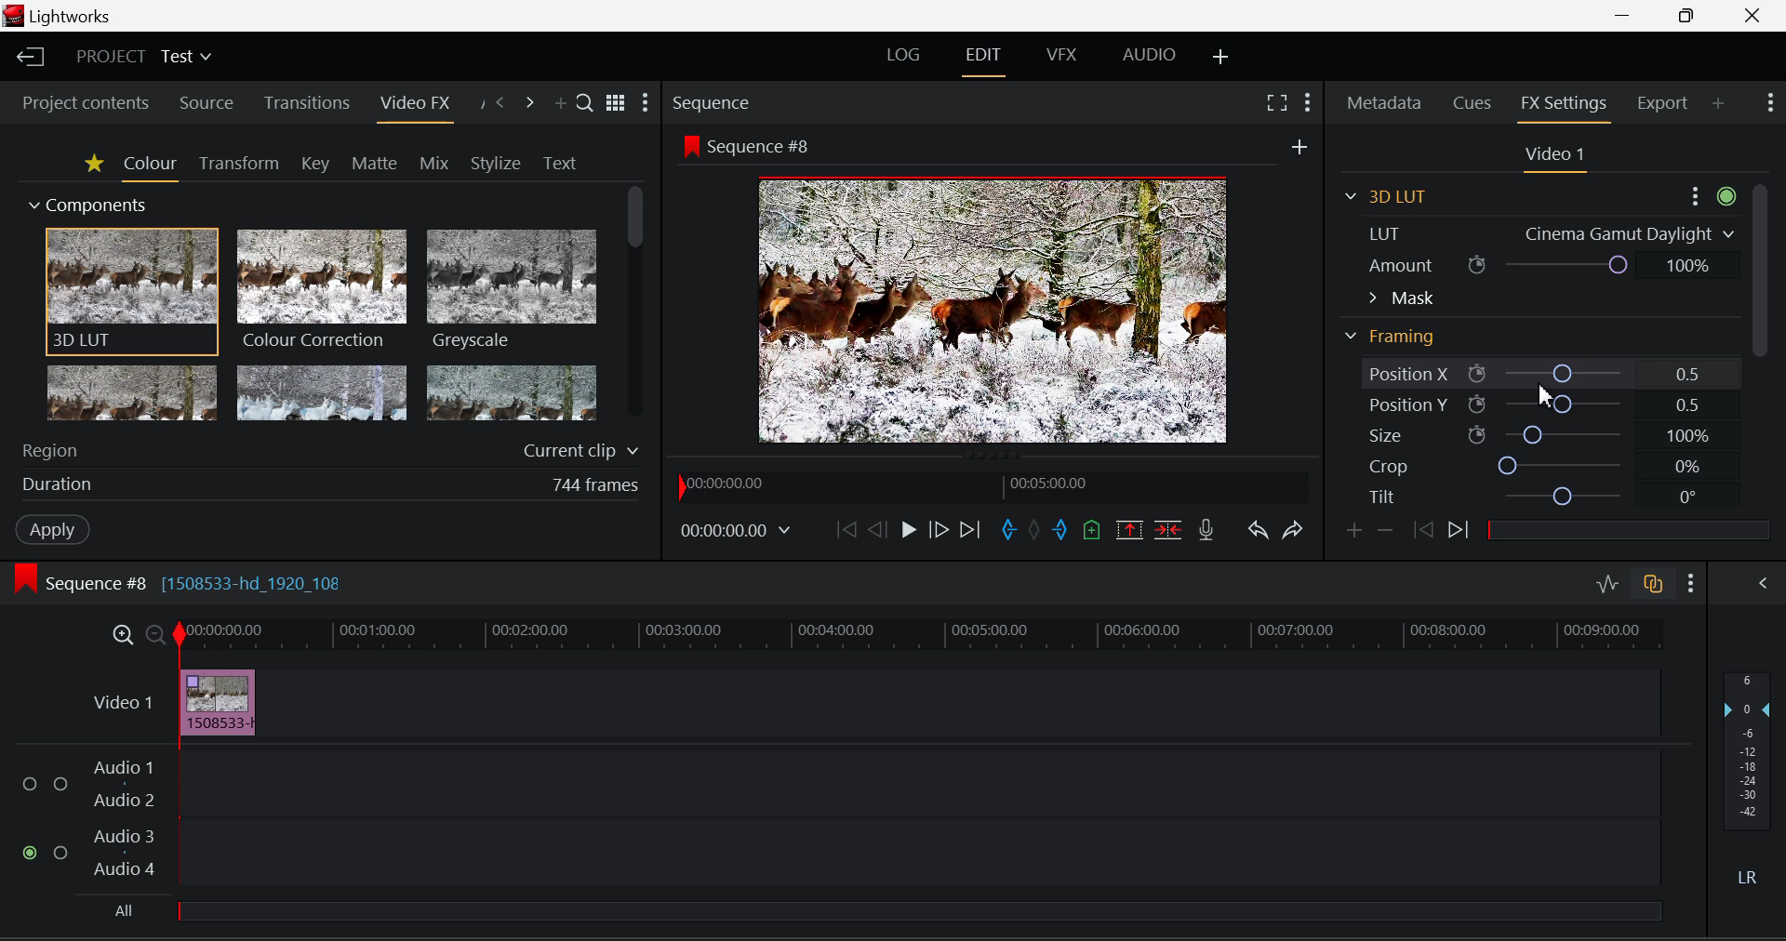  What do you see at coordinates (1064, 56) in the screenshot?
I see `VFX Layout` at bounding box center [1064, 56].